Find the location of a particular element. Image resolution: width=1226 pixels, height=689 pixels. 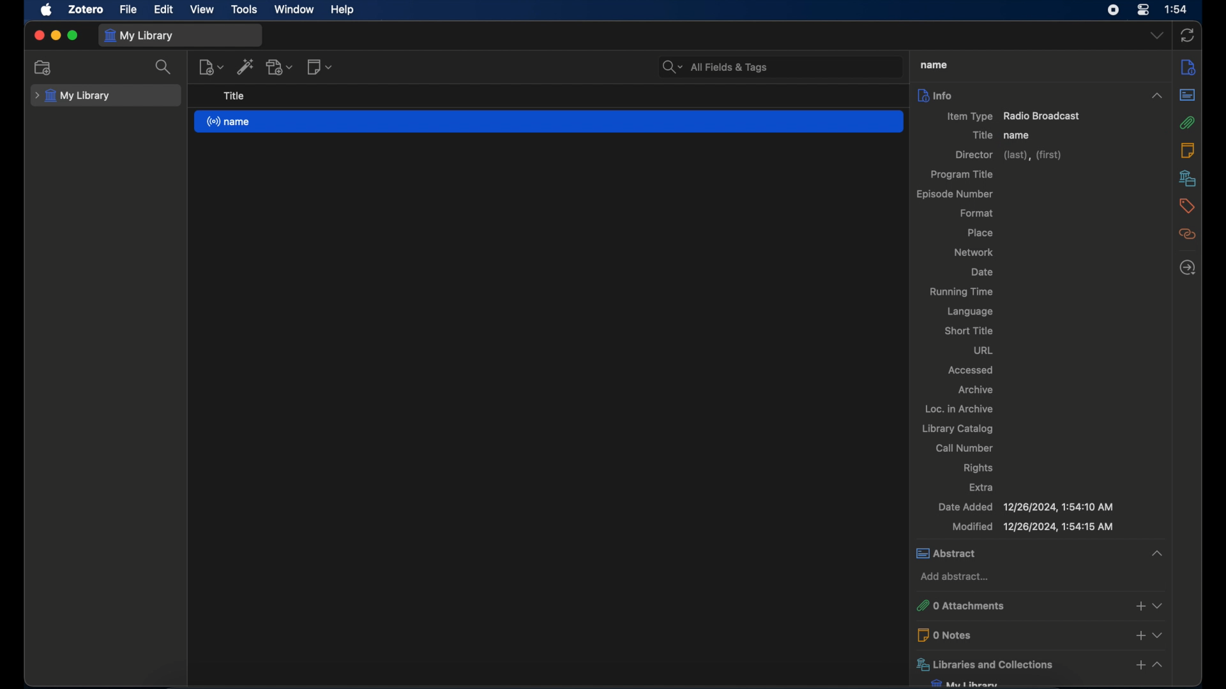

abstract is located at coordinates (1188, 95).